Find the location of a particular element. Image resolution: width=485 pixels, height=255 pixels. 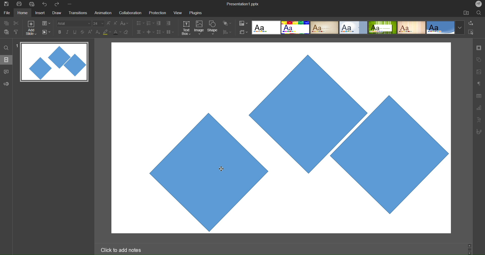

Text Box is located at coordinates (187, 28).